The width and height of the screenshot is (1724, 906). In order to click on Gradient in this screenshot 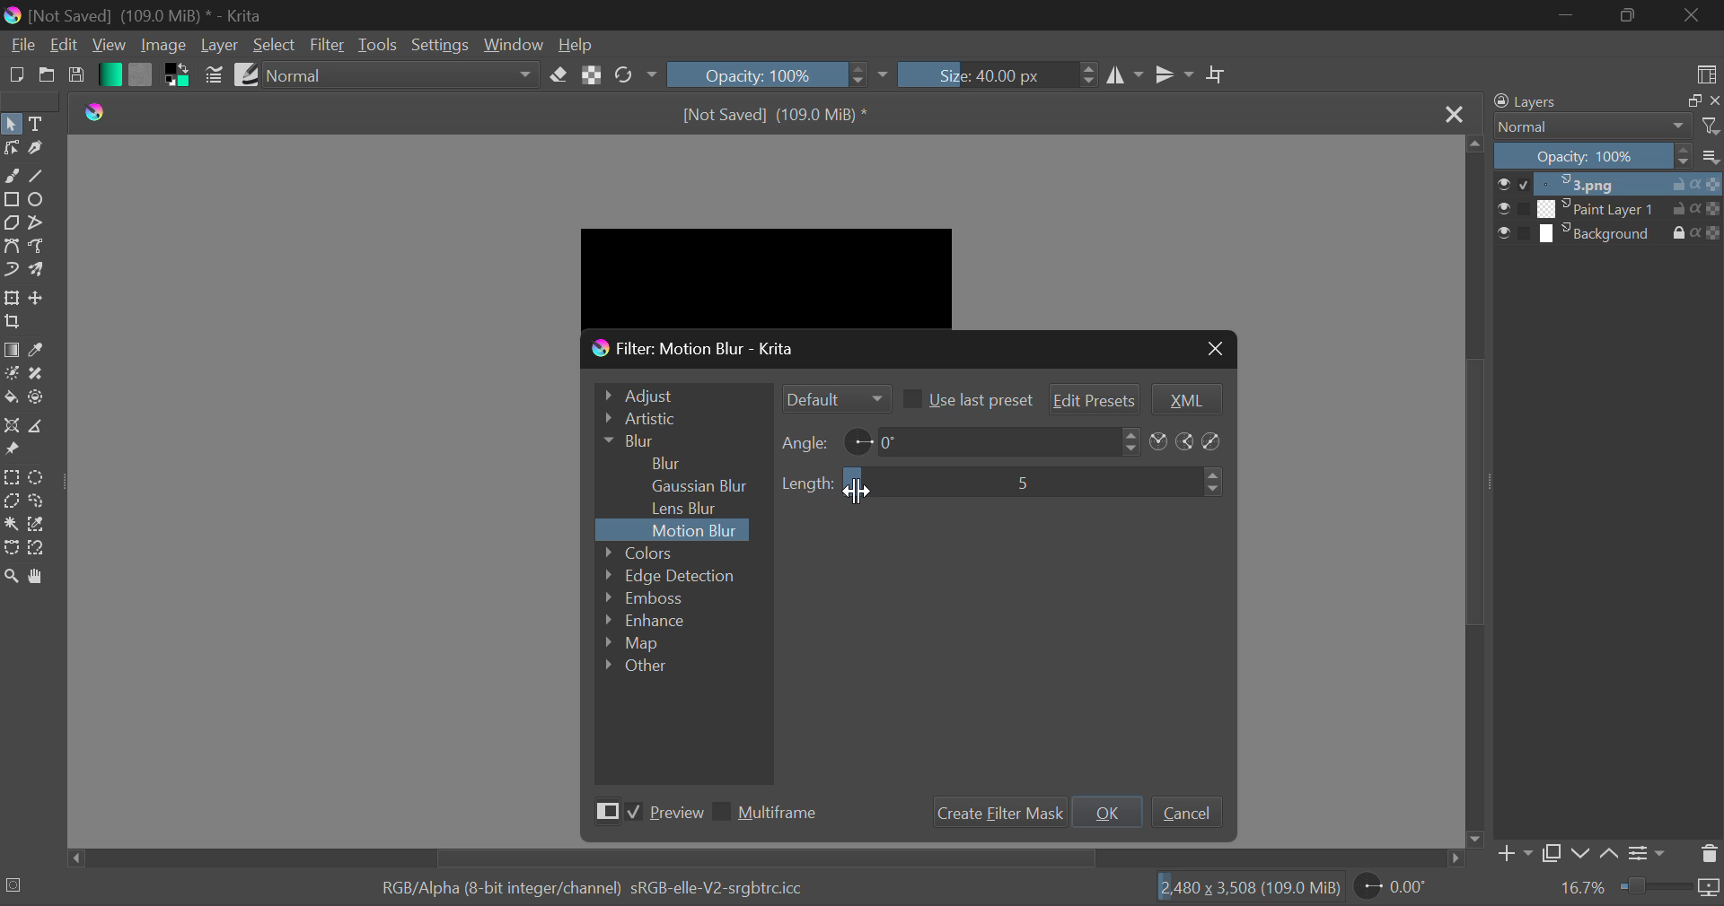, I will do `click(109, 74)`.